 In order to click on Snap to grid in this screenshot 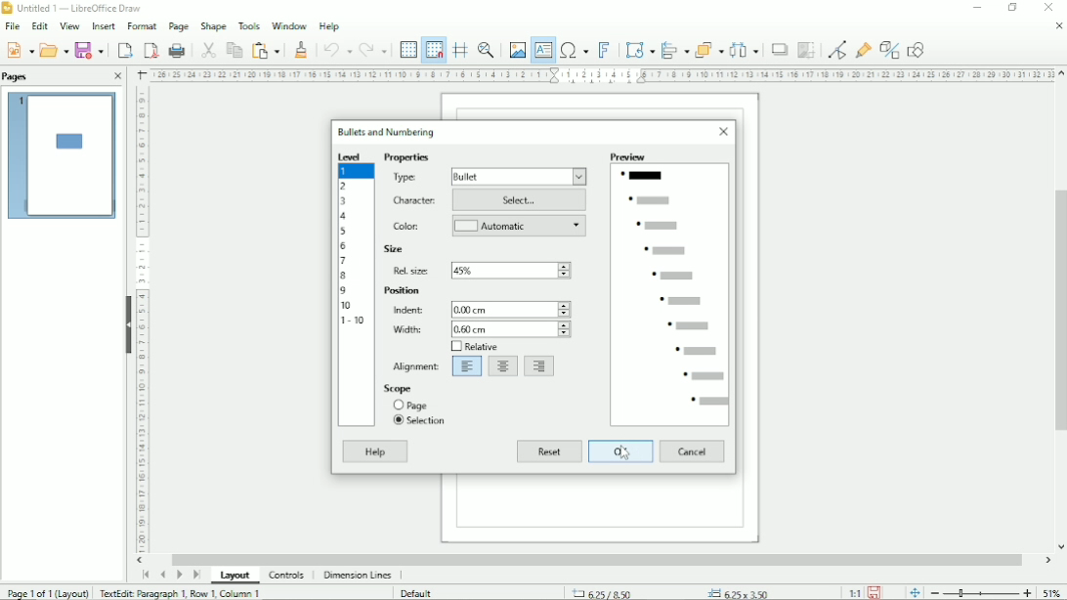, I will do `click(433, 50)`.